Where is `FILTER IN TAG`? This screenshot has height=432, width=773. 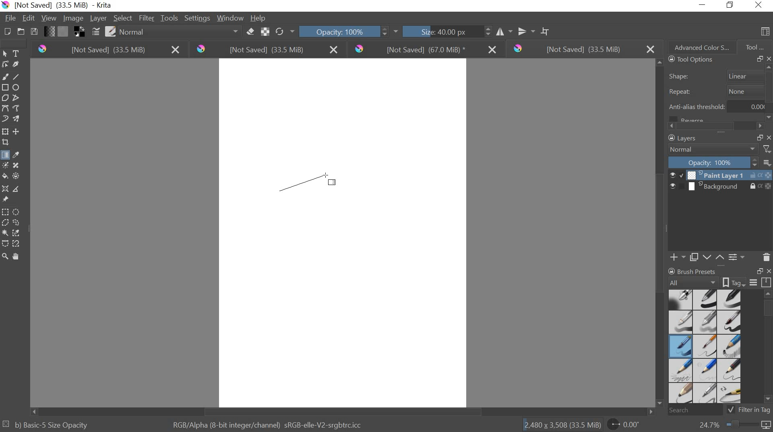
FILTER IN TAG is located at coordinates (756, 410).